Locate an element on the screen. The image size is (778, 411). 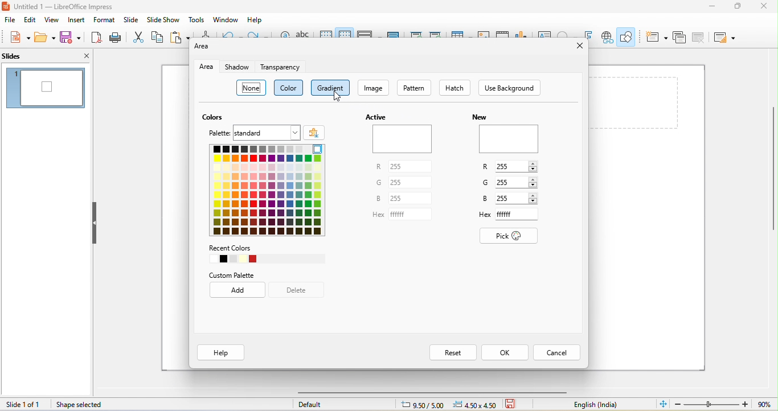
hide is located at coordinates (95, 223).